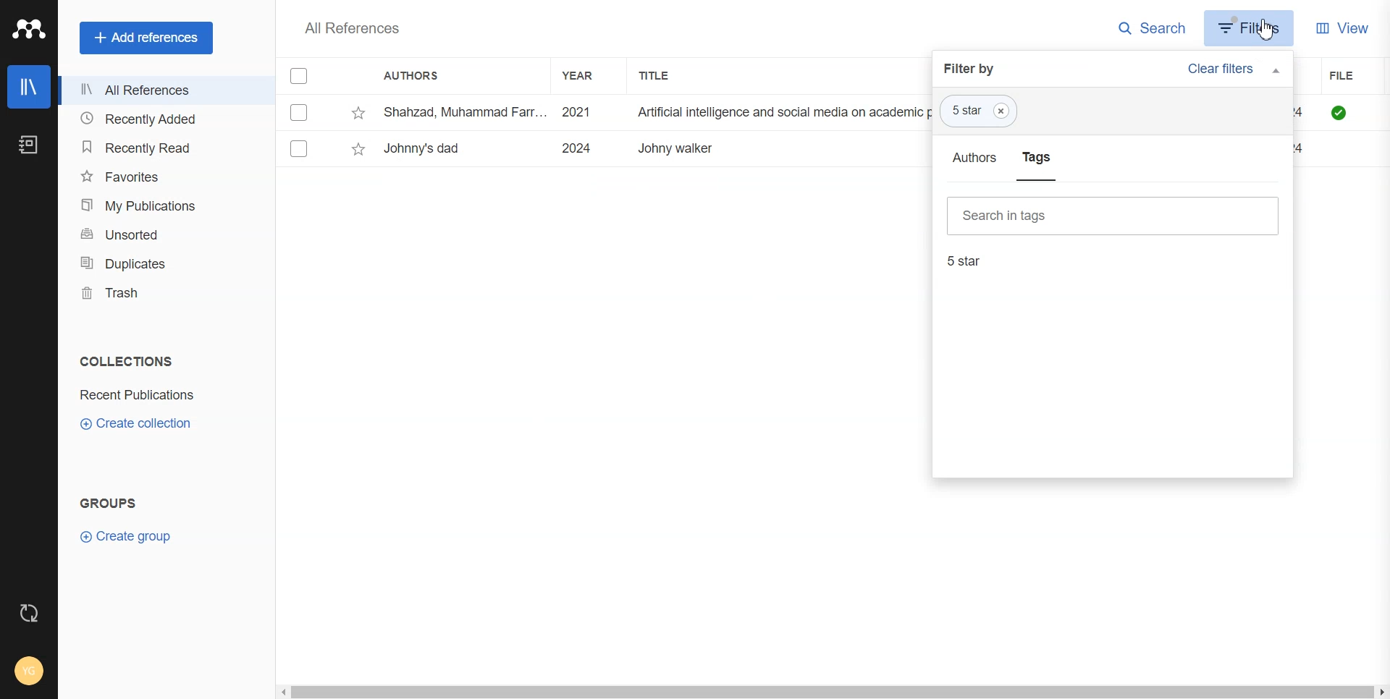 Image resolution: width=1390 pixels, height=699 pixels. What do you see at coordinates (1352, 76) in the screenshot?
I see `File` at bounding box center [1352, 76].